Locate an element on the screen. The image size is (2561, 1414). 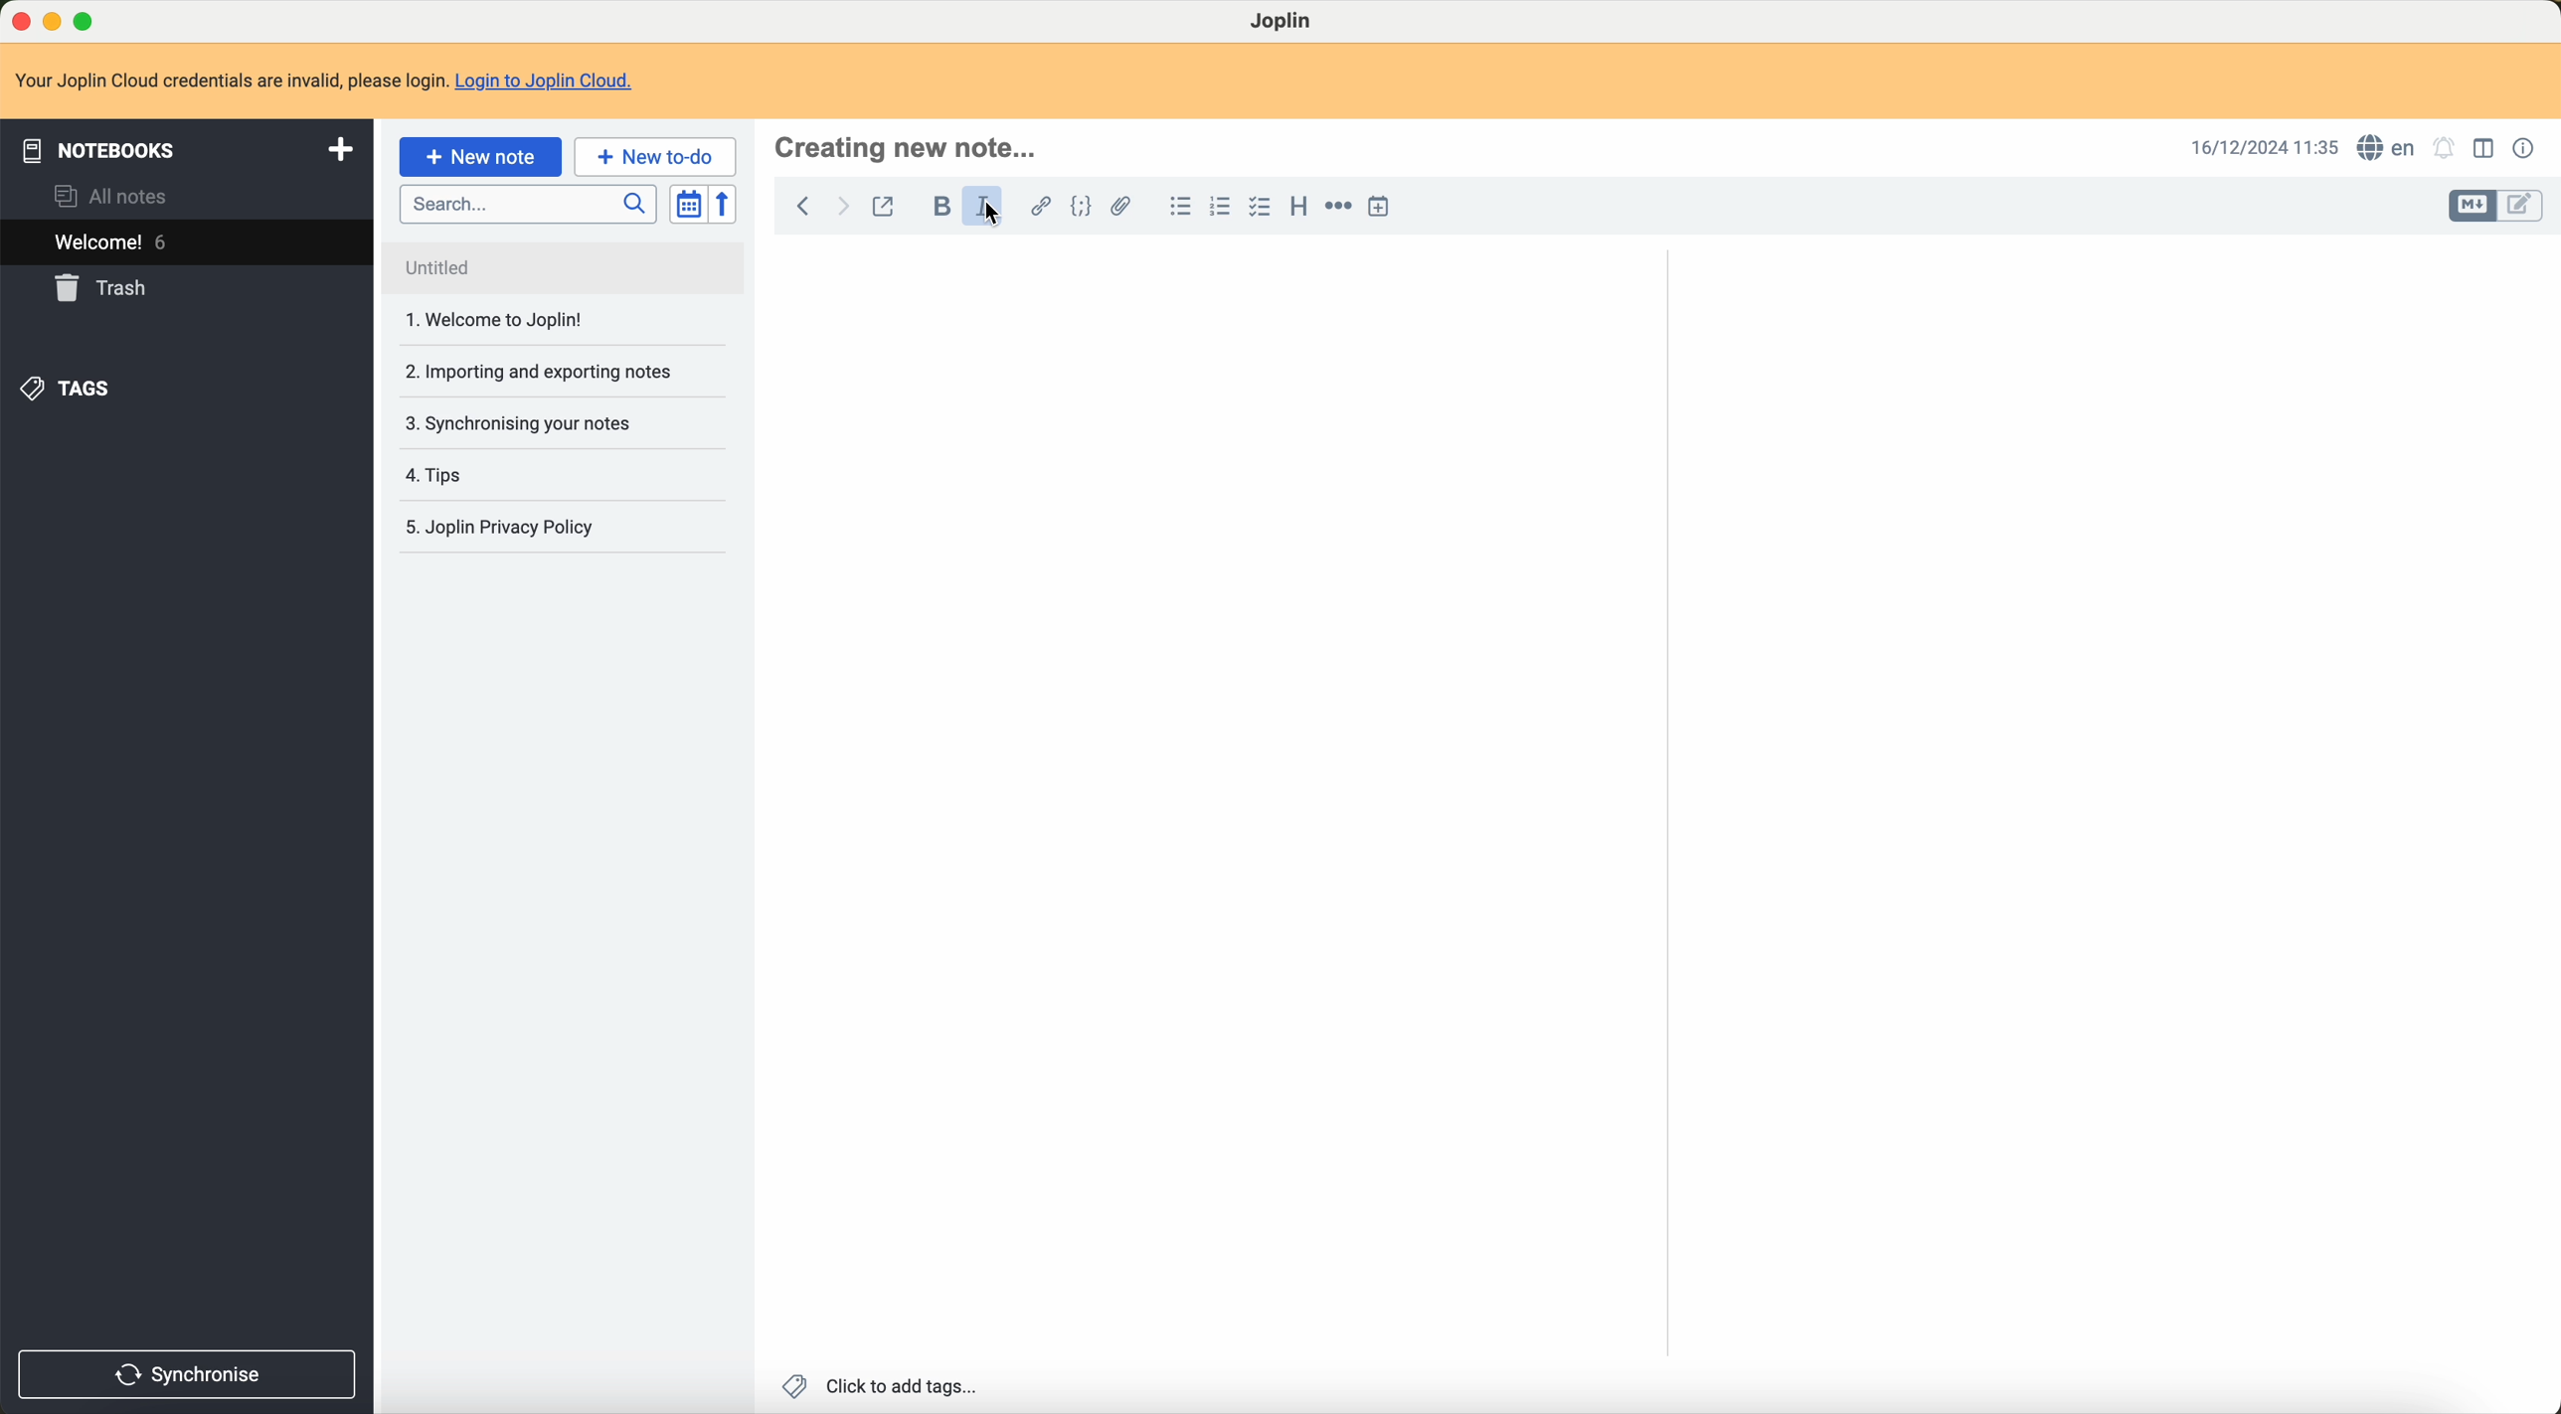
click to add tags is located at coordinates (882, 1385).